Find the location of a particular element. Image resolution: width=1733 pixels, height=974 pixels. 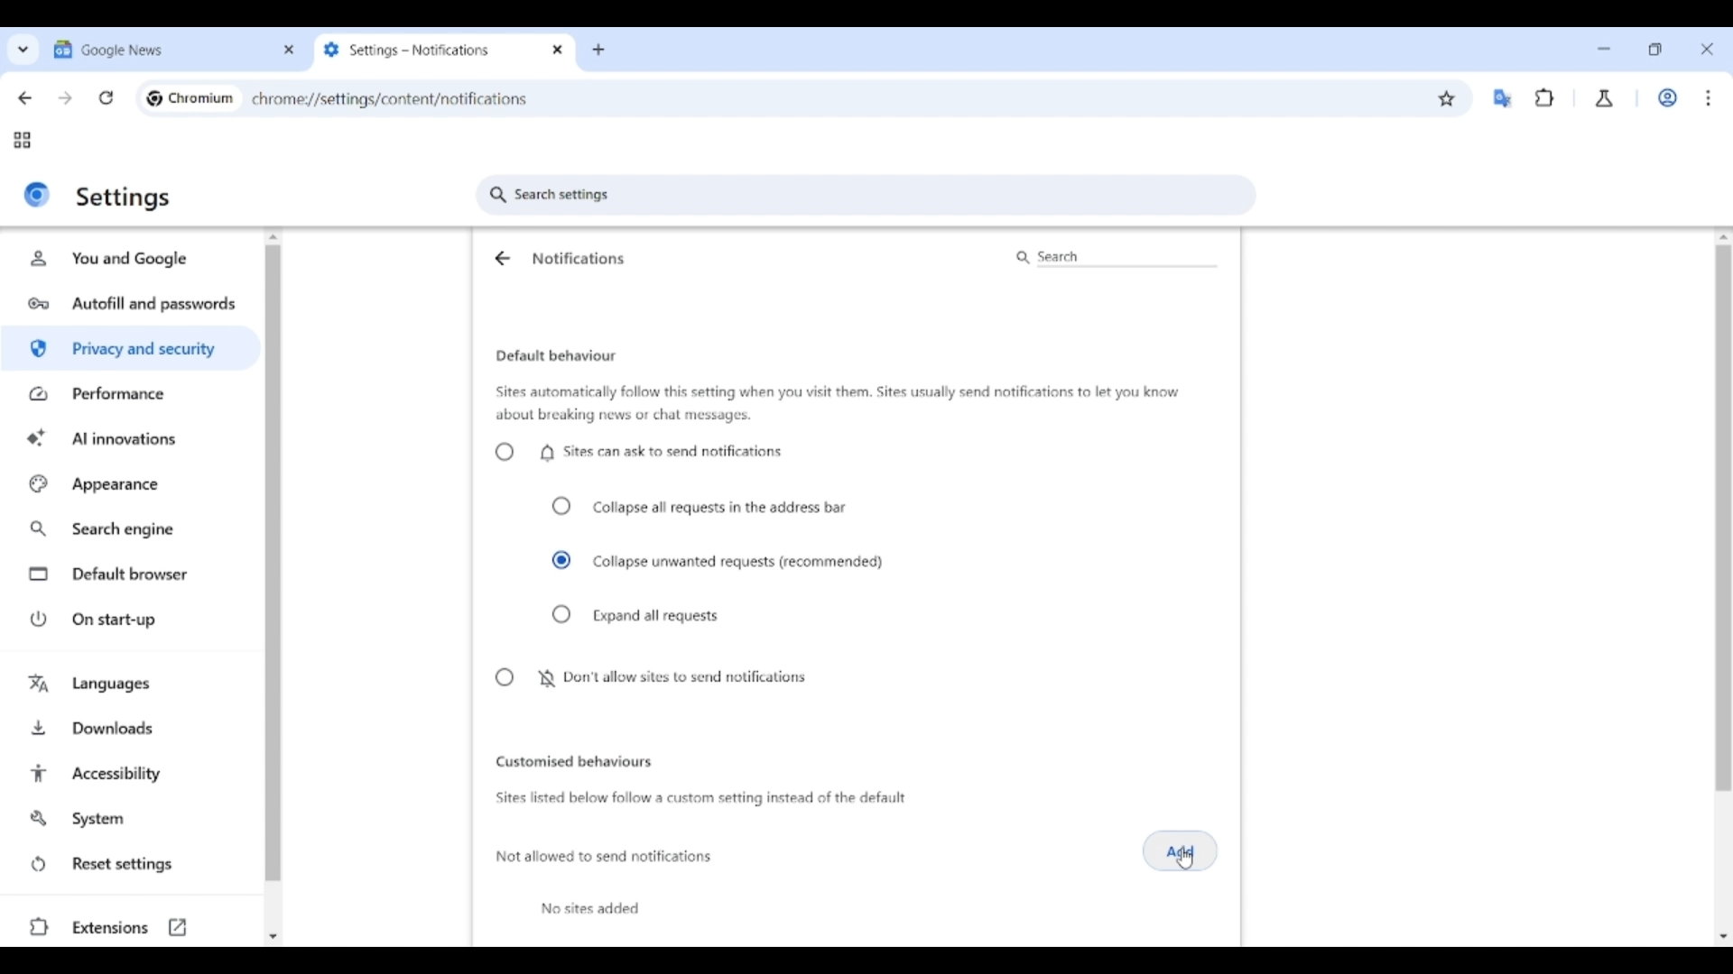

Work is located at coordinates (1667, 97).